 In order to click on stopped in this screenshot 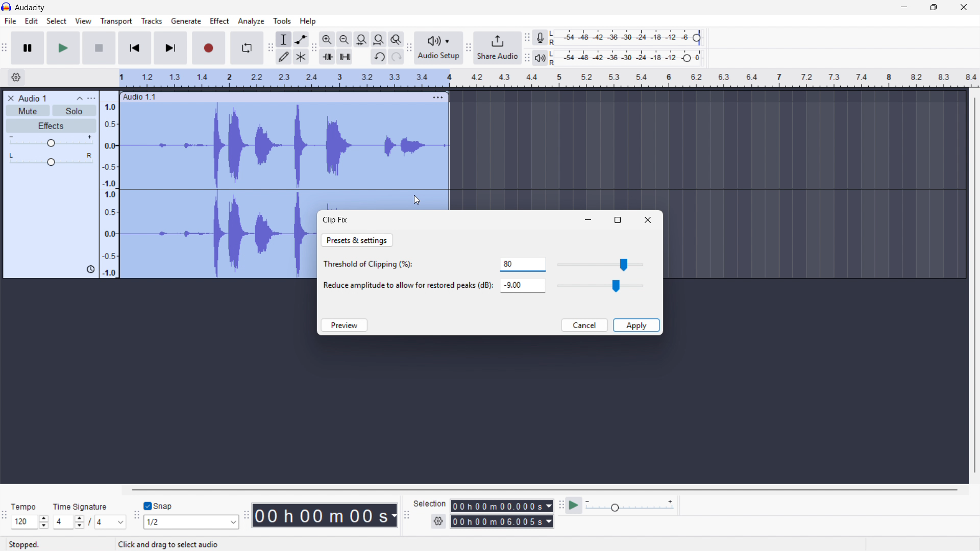, I will do `click(27, 544)`.